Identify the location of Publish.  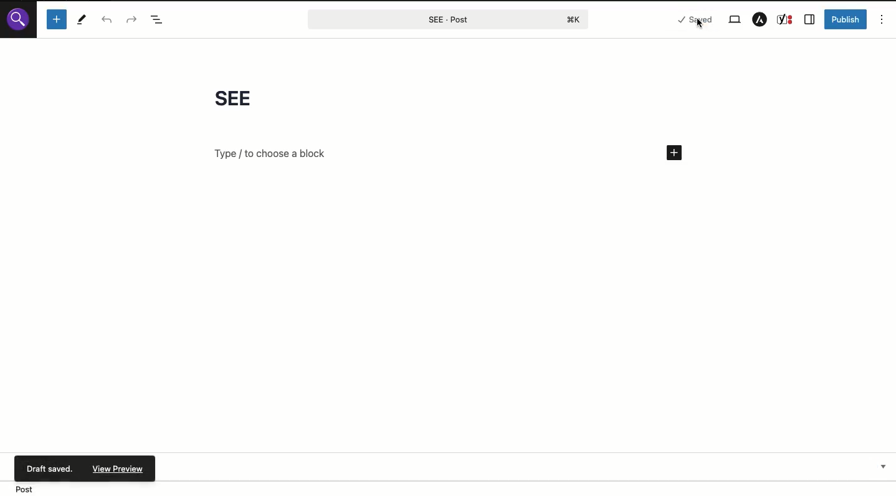
(846, 19).